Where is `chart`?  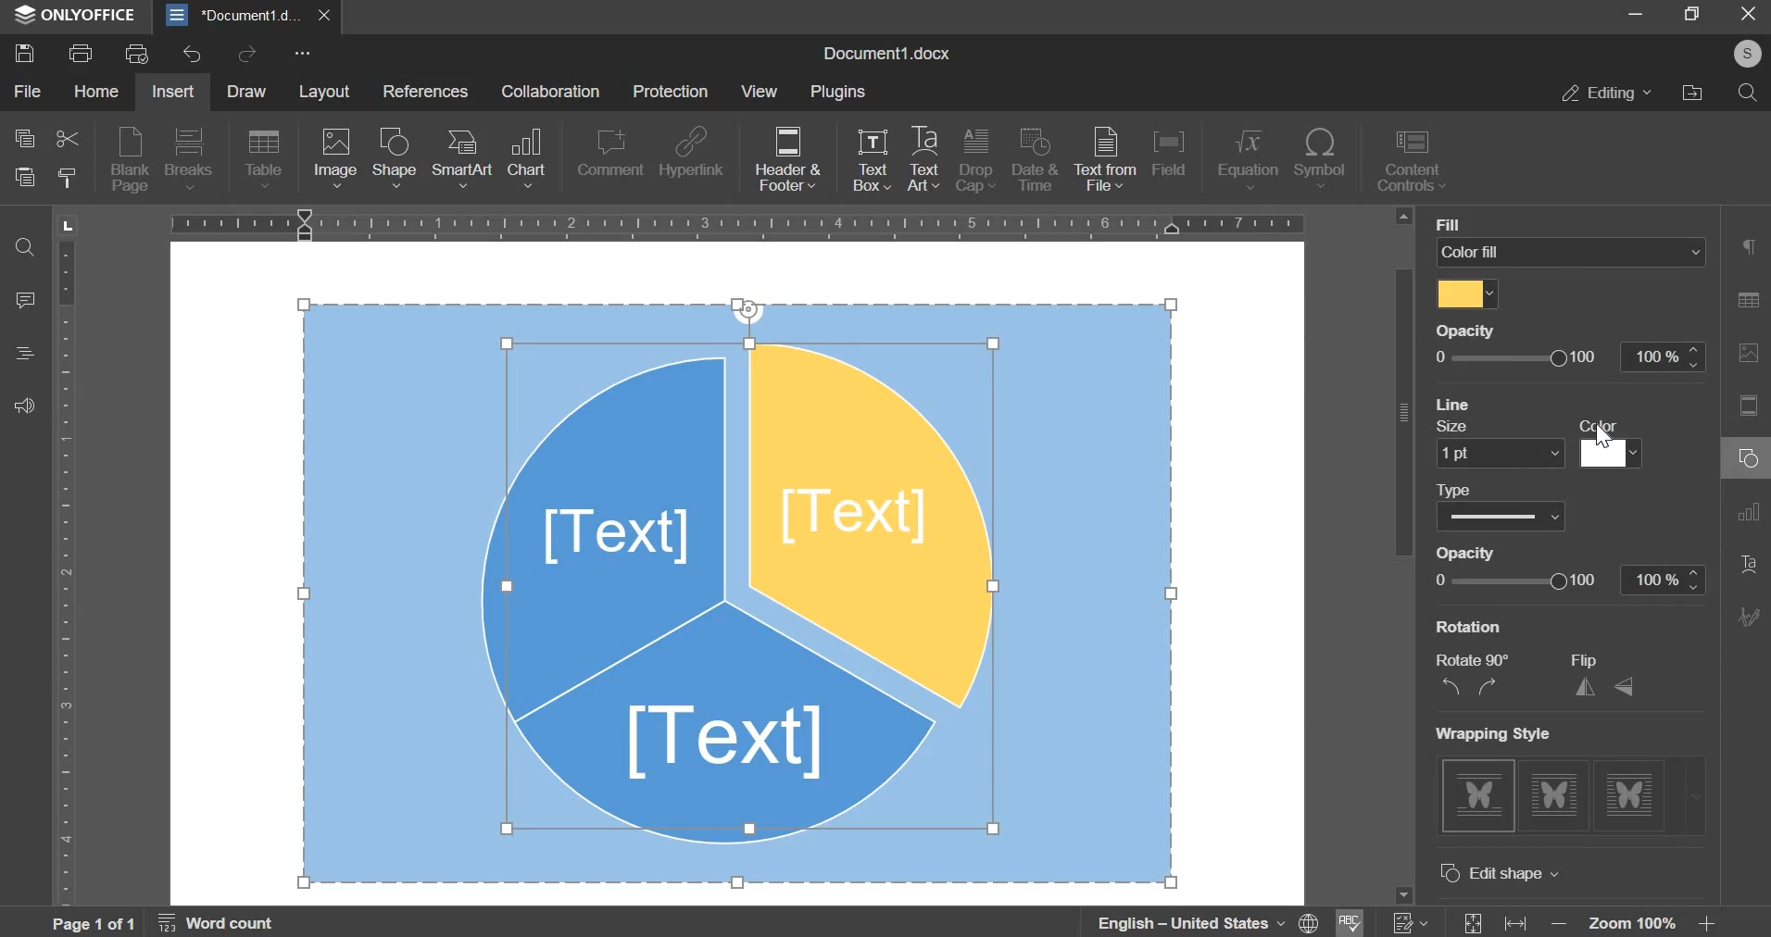 chart is located at coordinates (527, 158).